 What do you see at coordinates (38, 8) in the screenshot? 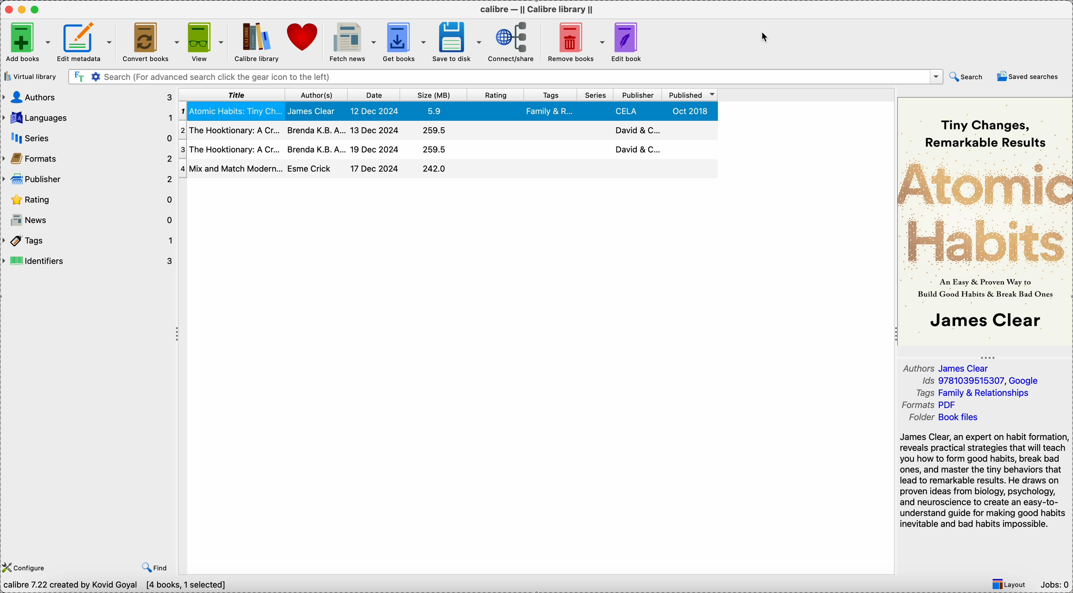
I see `maximize app` at bounding box center [38, 8].